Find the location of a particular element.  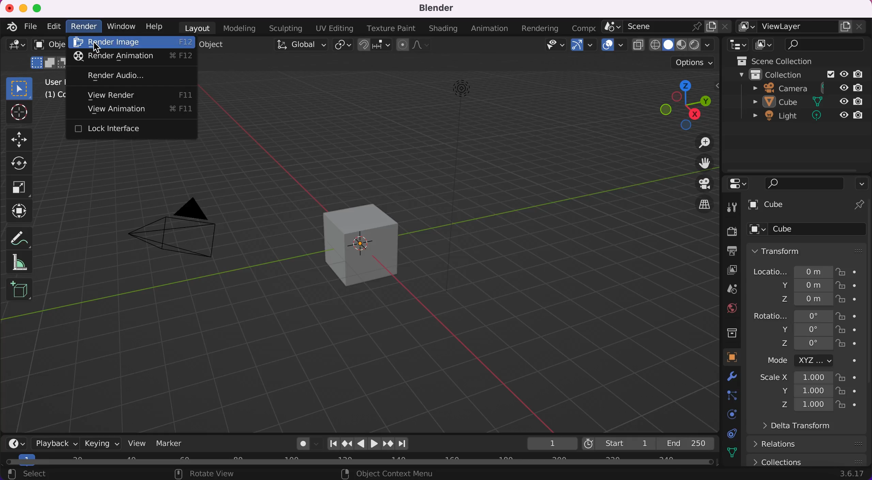

Play animation is located at coordinates (376, 444).